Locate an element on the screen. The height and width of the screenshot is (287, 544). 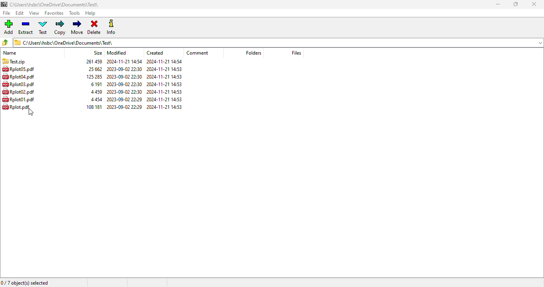
 Rplot.pdf, is located at coordinates (19, 107).